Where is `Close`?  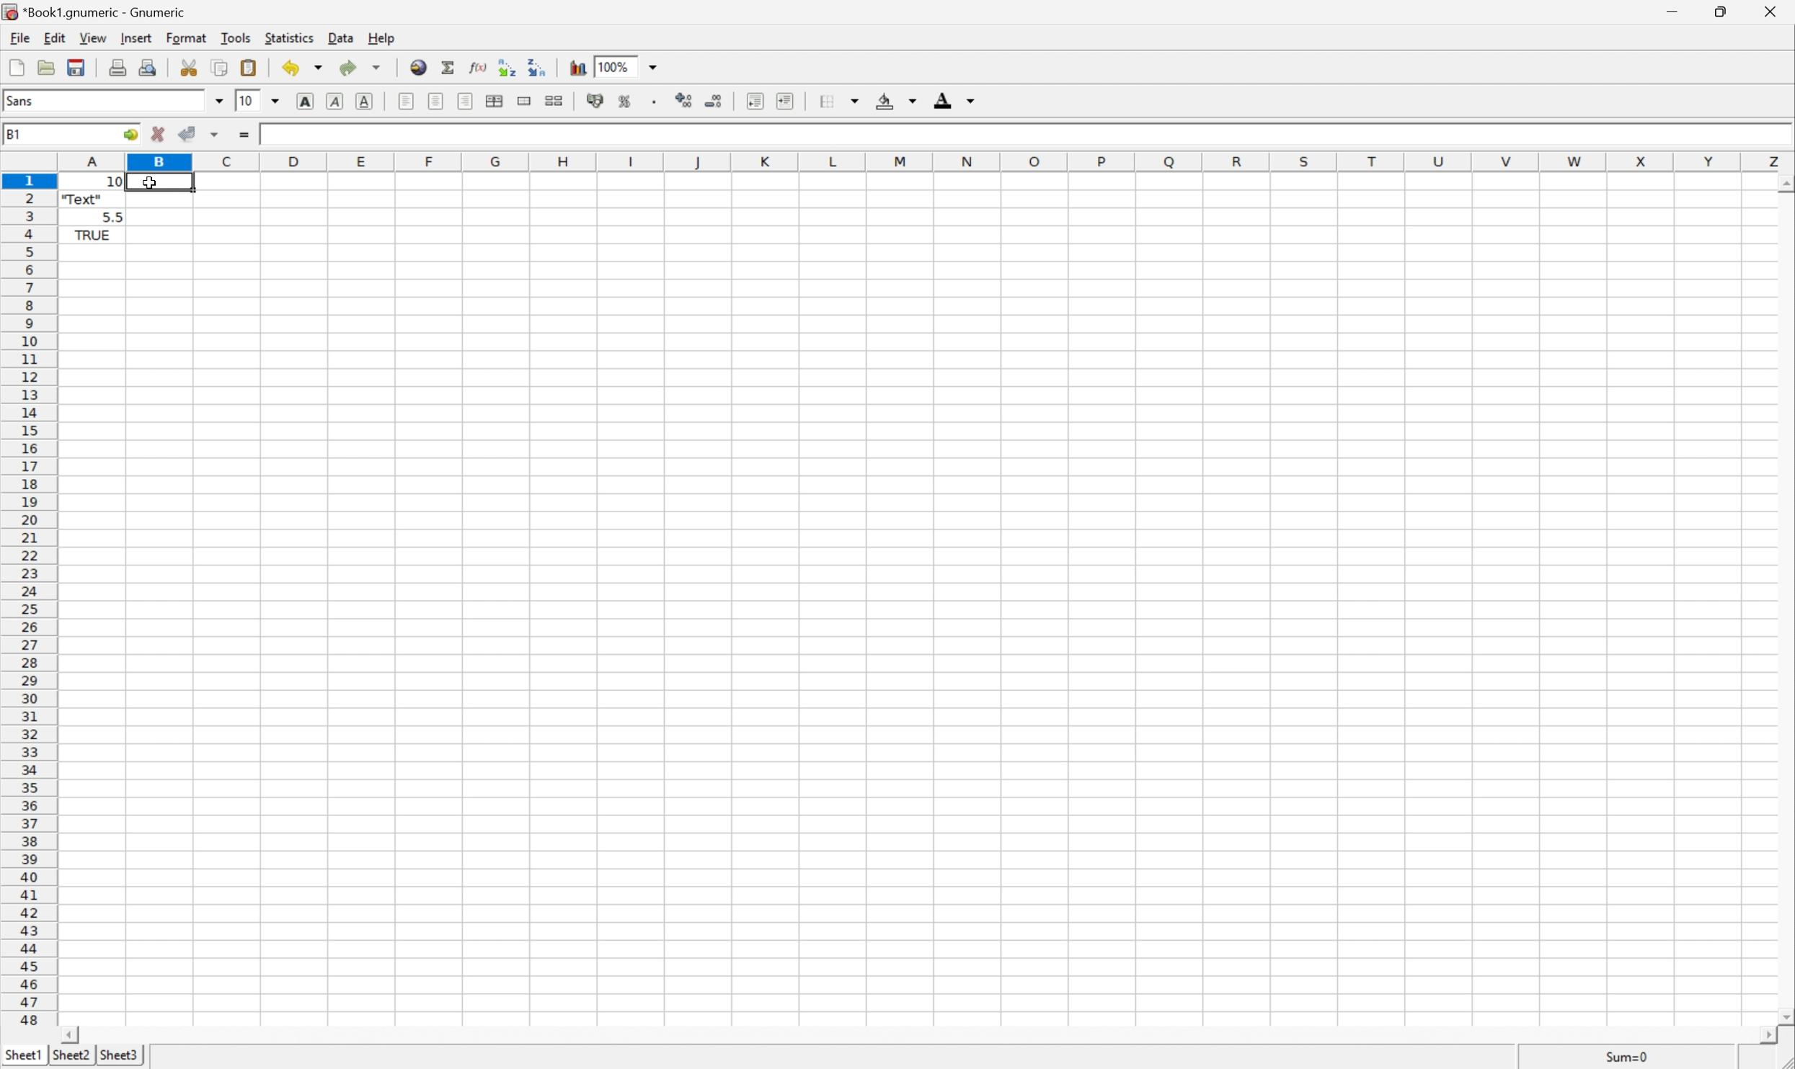 Close is located at coordinates (1772, 11).